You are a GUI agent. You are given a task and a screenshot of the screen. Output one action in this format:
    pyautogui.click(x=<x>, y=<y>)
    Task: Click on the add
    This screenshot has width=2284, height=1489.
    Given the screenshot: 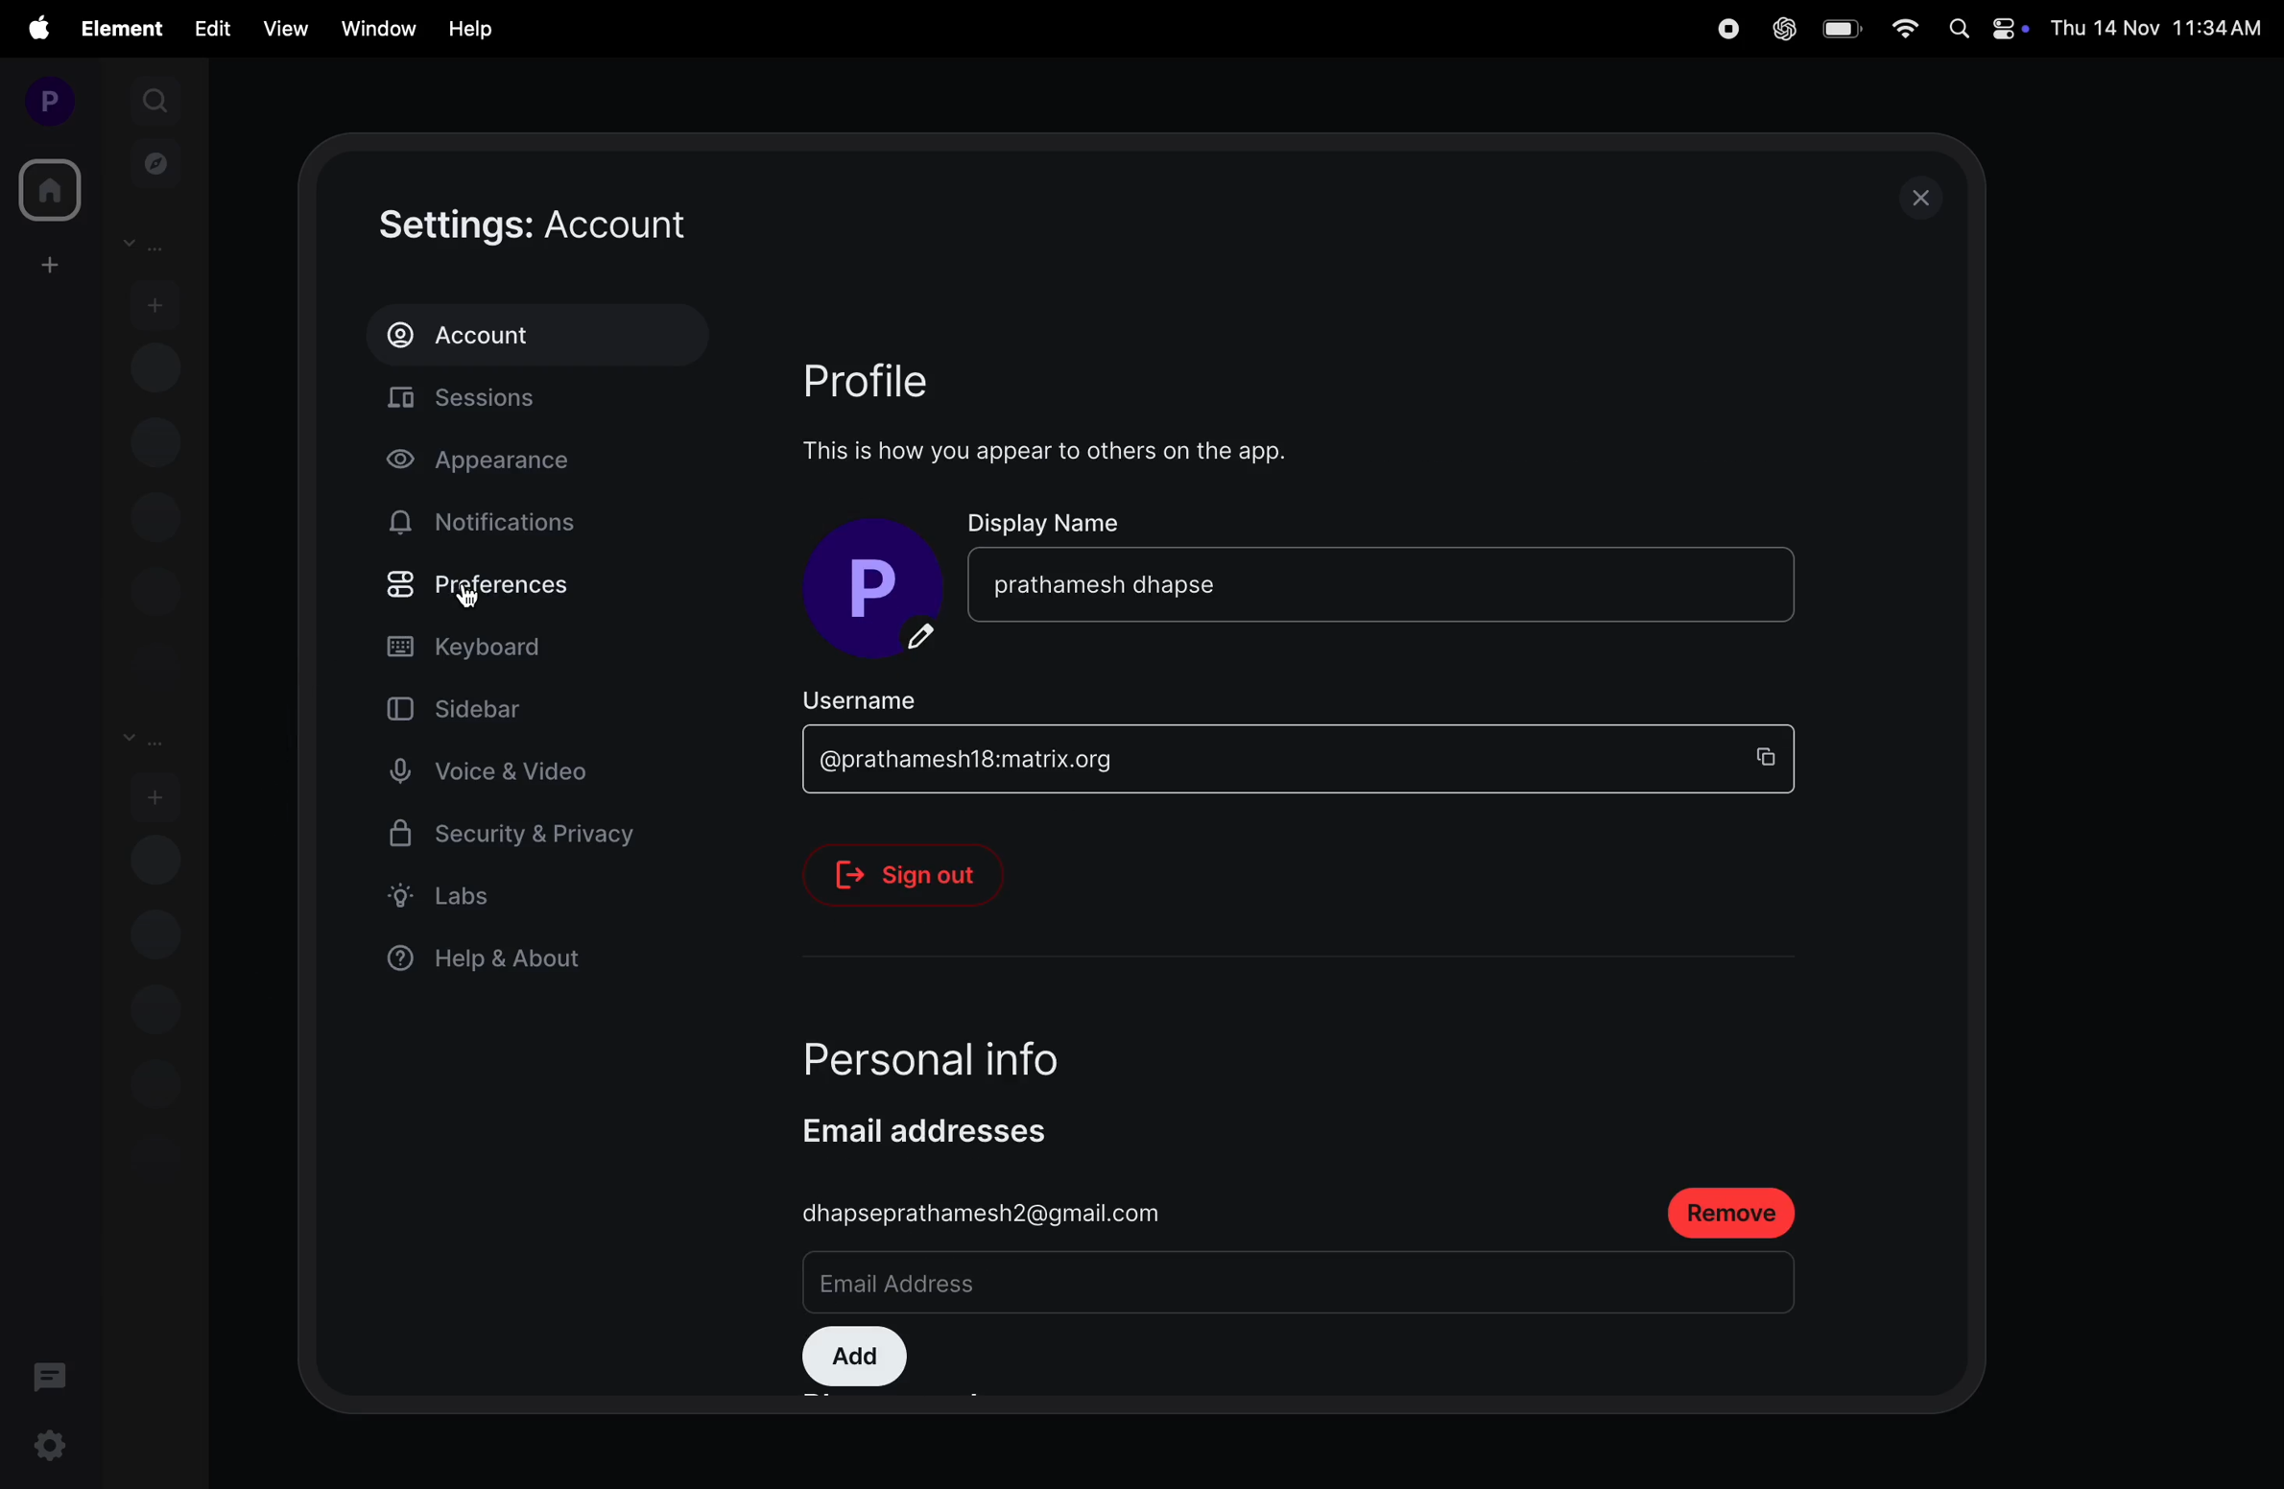 What is the action you would take?
    pyautogui.click(x=156, y=796)
    